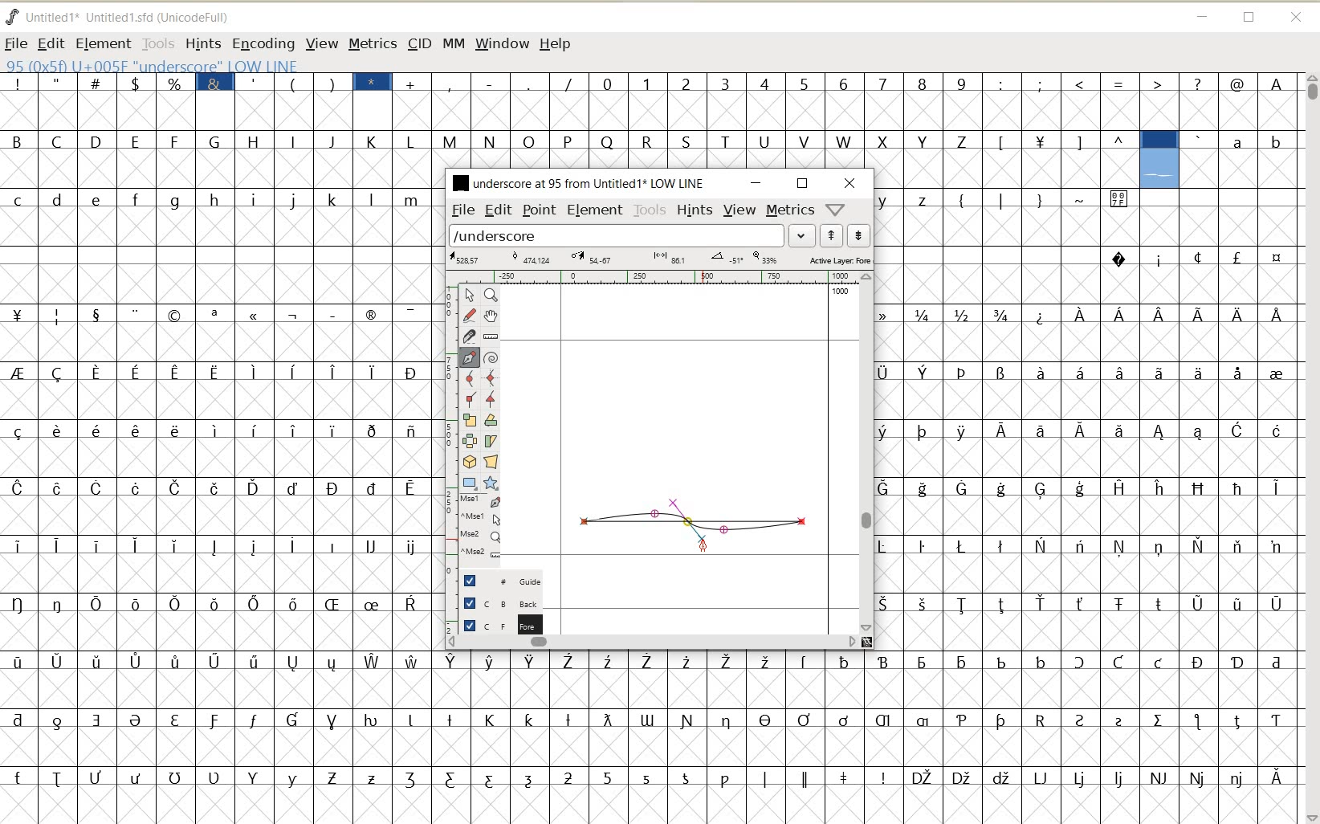  What do you see at coordinates (491, 399) in the screenshot?
I see `Add a corner point` at bounding box center [491, 399].